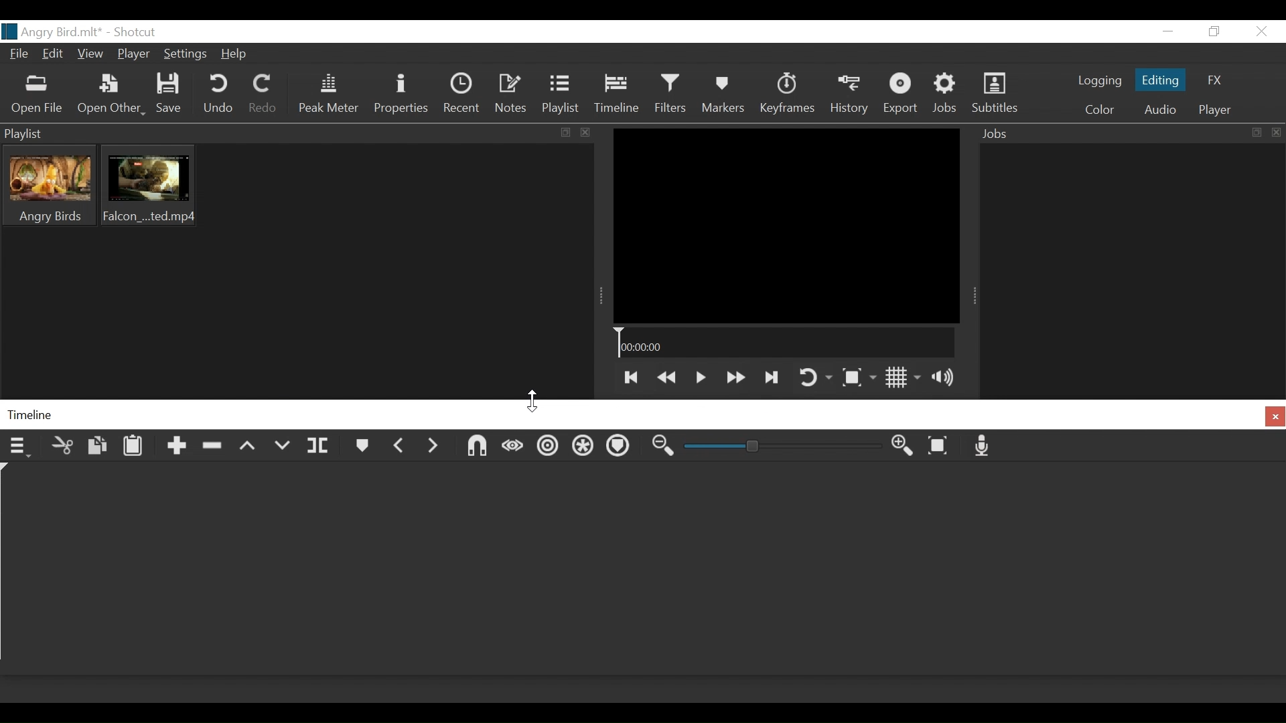 This screenshot has width=1286, height=723. What do you see at coordinates (584, 449) in the screenshot?
I see `Ripple all tracks` at bounding box center [584, 449].